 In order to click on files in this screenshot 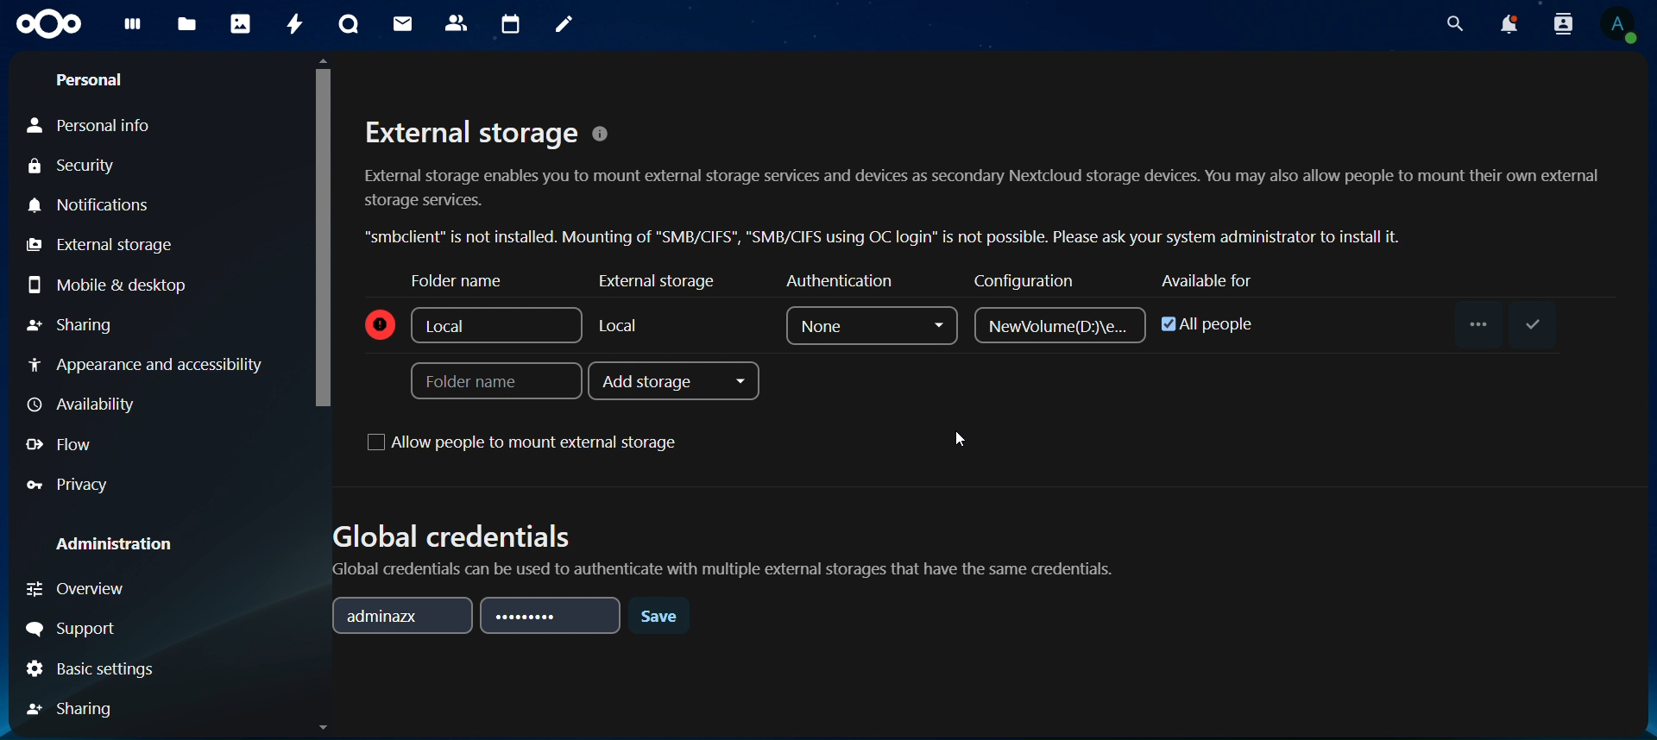, I will do `click(186, 26)`.